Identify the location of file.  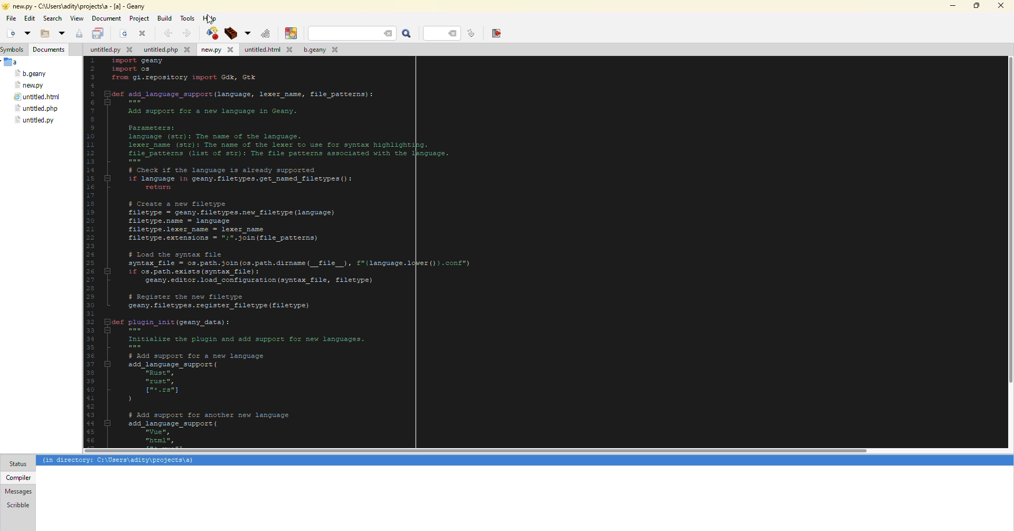
(267, 50).